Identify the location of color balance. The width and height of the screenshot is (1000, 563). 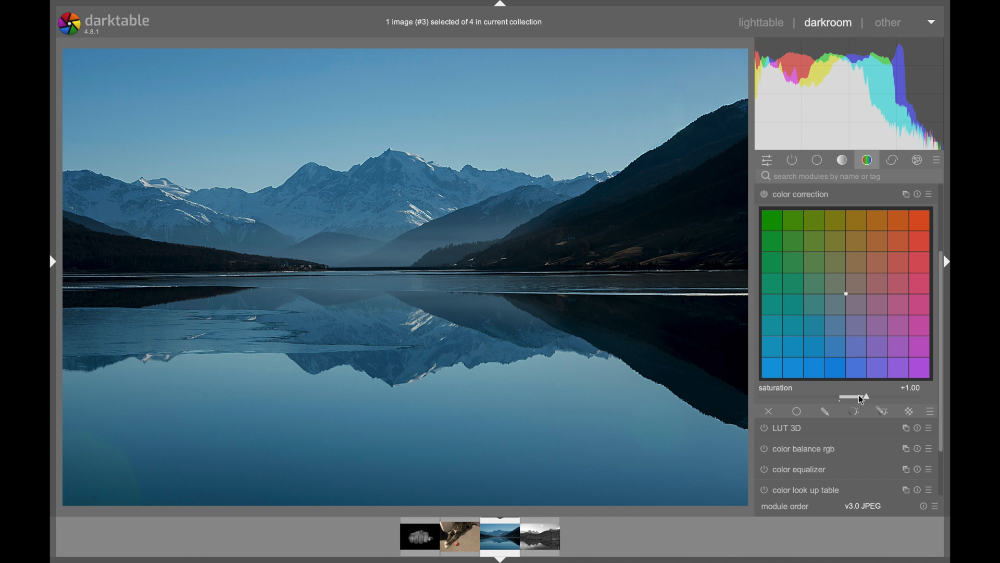
(795, 448).